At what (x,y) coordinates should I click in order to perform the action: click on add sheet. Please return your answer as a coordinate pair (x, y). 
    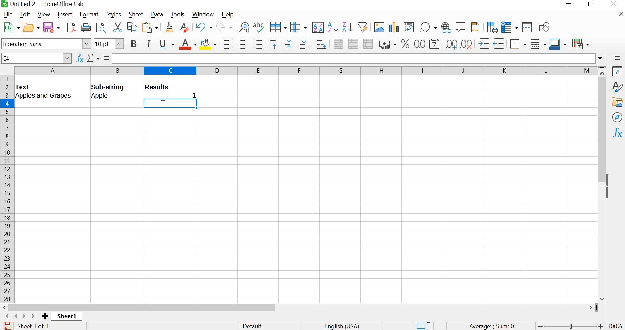
    Looking at the image, I should click on (46, 317).